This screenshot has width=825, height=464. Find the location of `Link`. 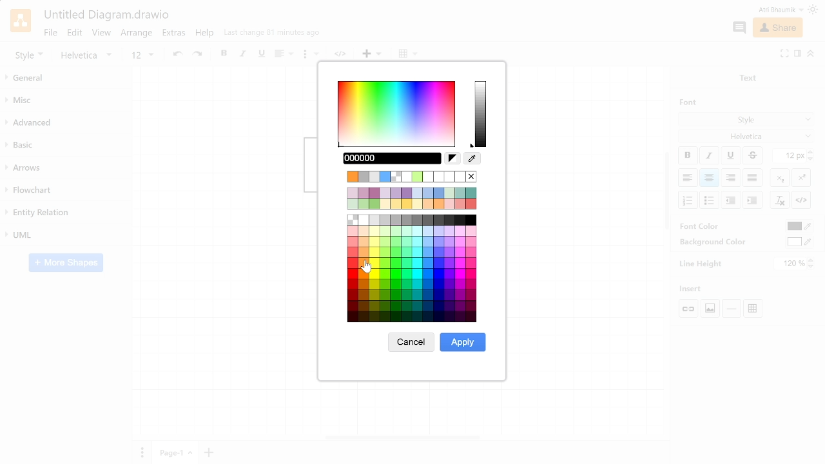

Link is located at coordinates (690, 309).